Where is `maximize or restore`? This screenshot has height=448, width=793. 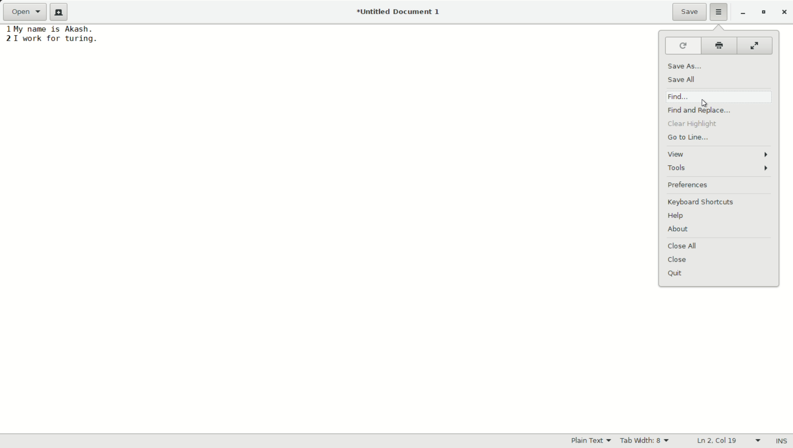
maximize or restore is located at coordinates (764, 12).